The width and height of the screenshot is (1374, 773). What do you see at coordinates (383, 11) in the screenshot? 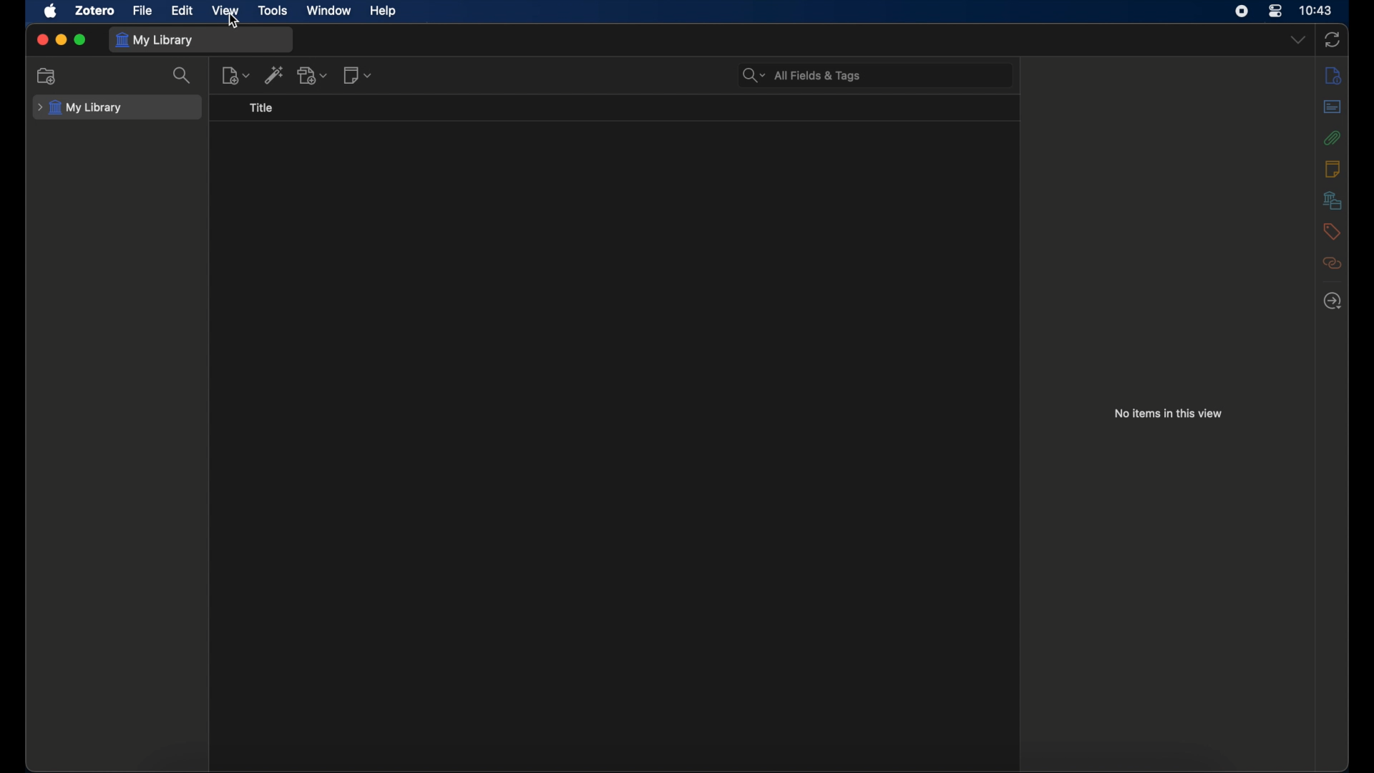
I see `help` at bounding box center [383, 11].